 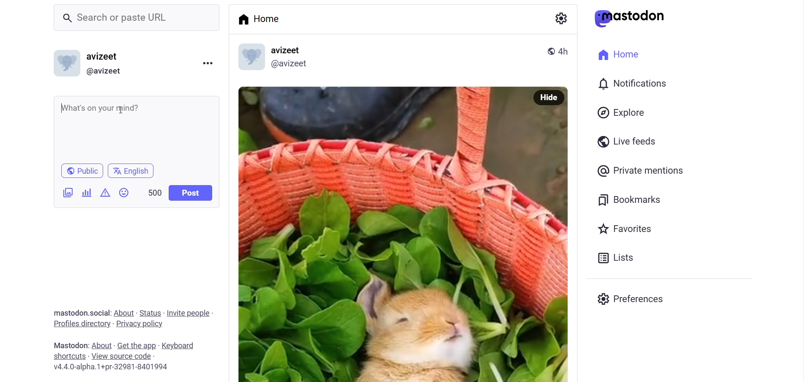 What do you see at coordinates (627, 229) in the screenshot?
I see `Favorites` at bounding box center [627, 229].